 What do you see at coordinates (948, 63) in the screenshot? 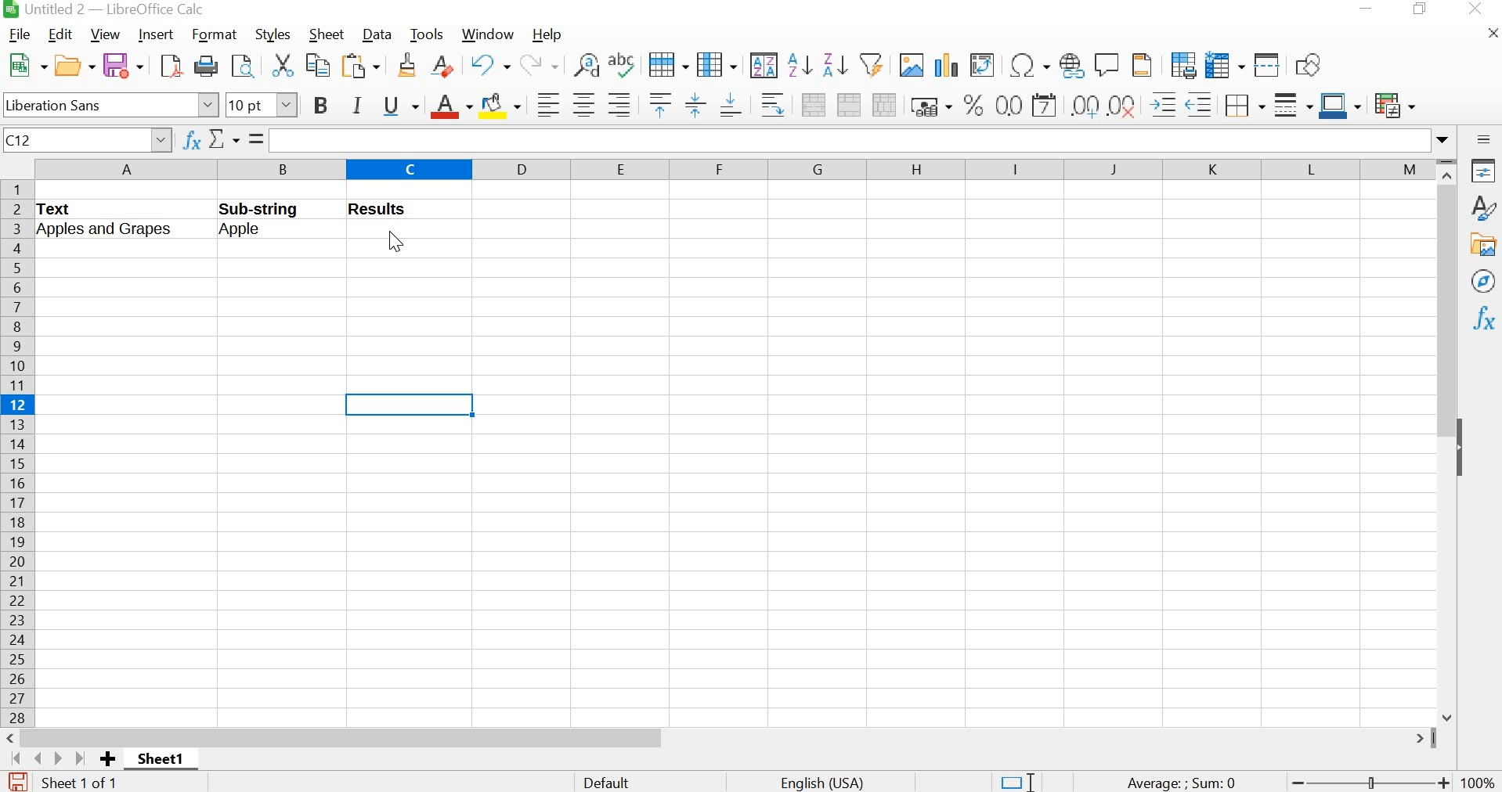
I see `insert chart` at bounding box center [948, 63].